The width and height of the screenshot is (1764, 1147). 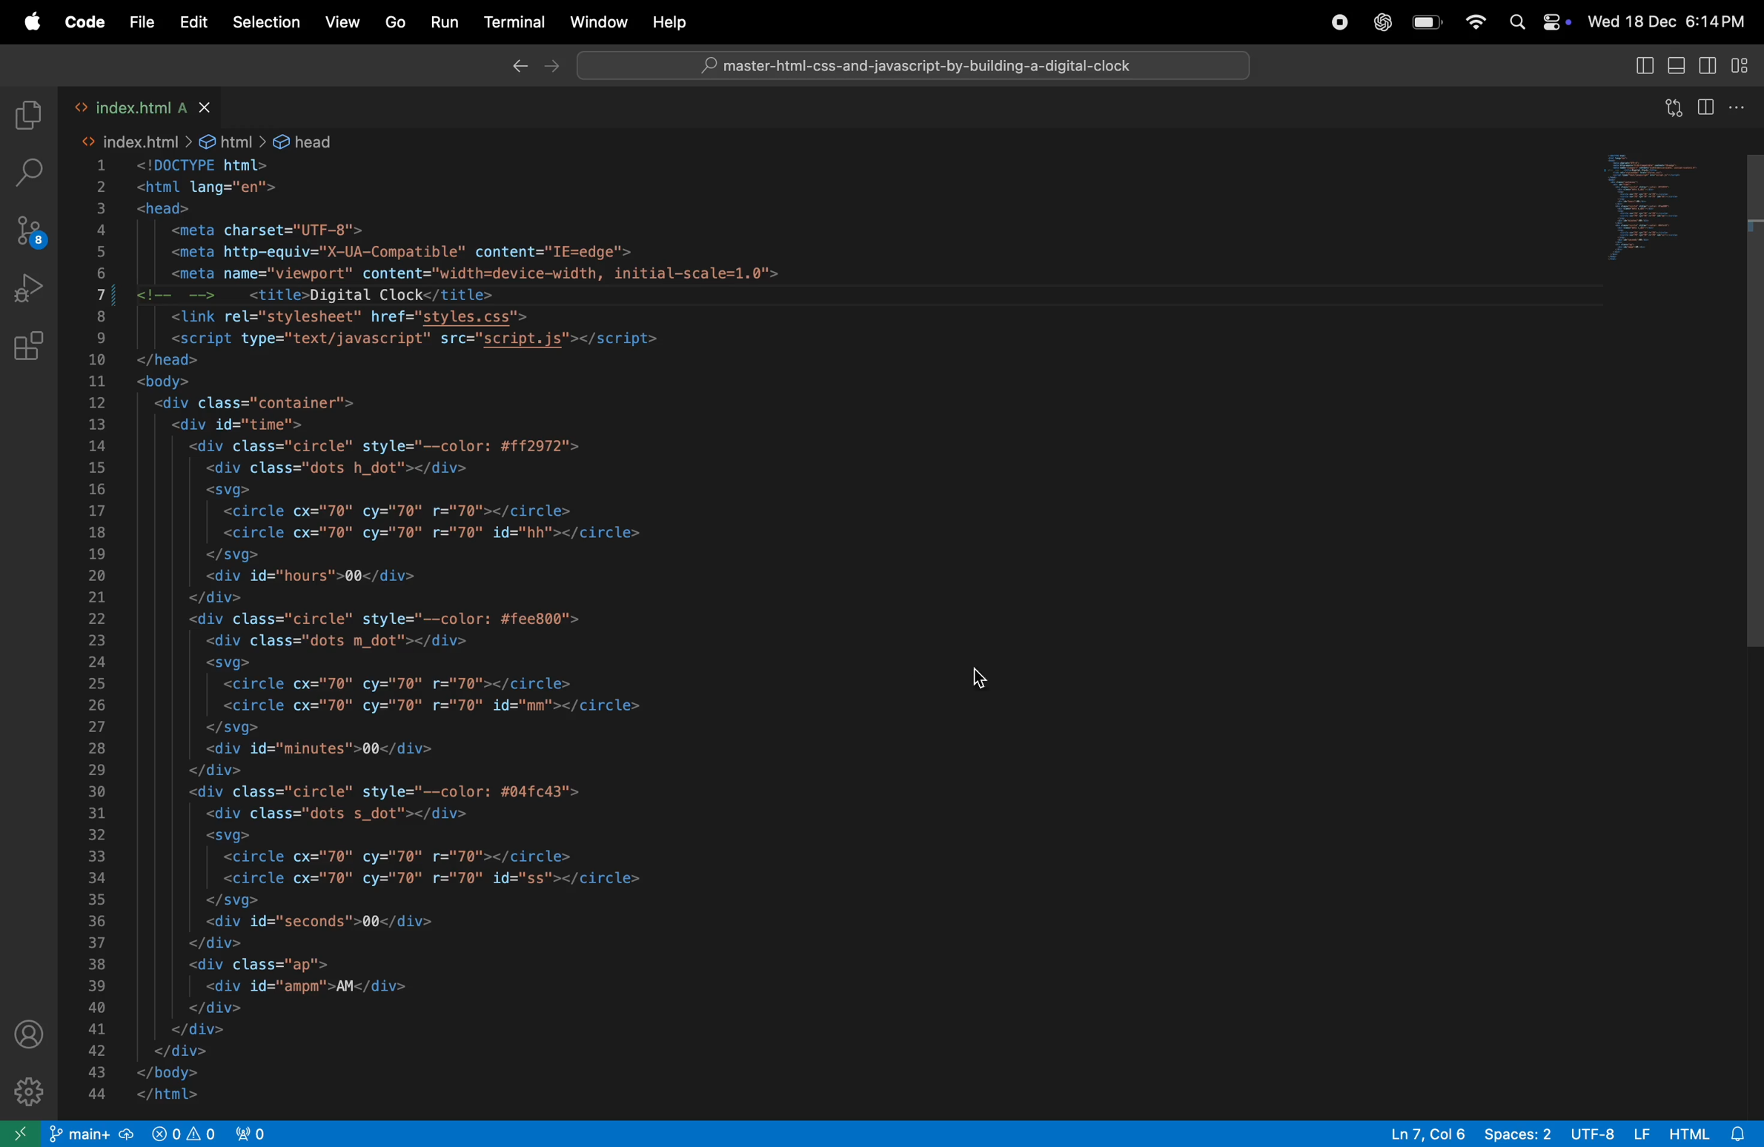 What do you see at coordinates (1541, 23) in the screenshot?
I see `apple widgets` at bounding box center [1541, 23].